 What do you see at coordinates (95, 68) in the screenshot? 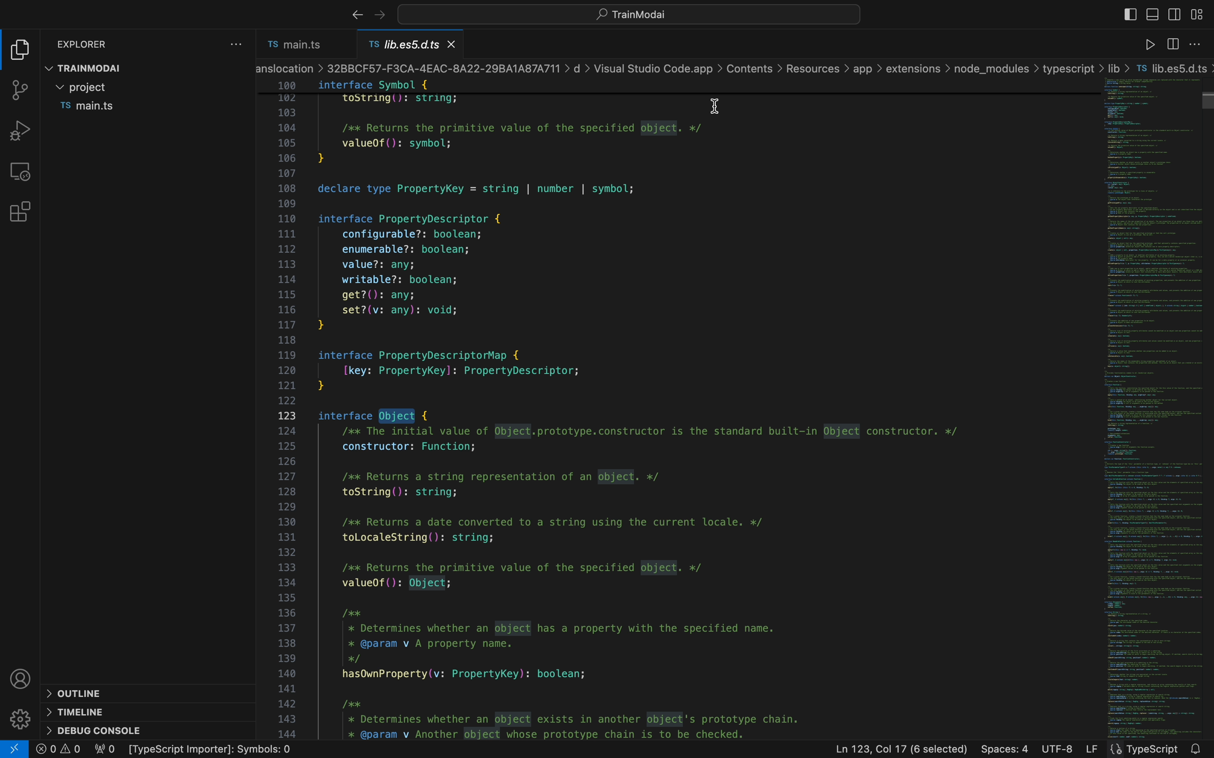
I see `trainmodal` at bounding box center [95, 68].